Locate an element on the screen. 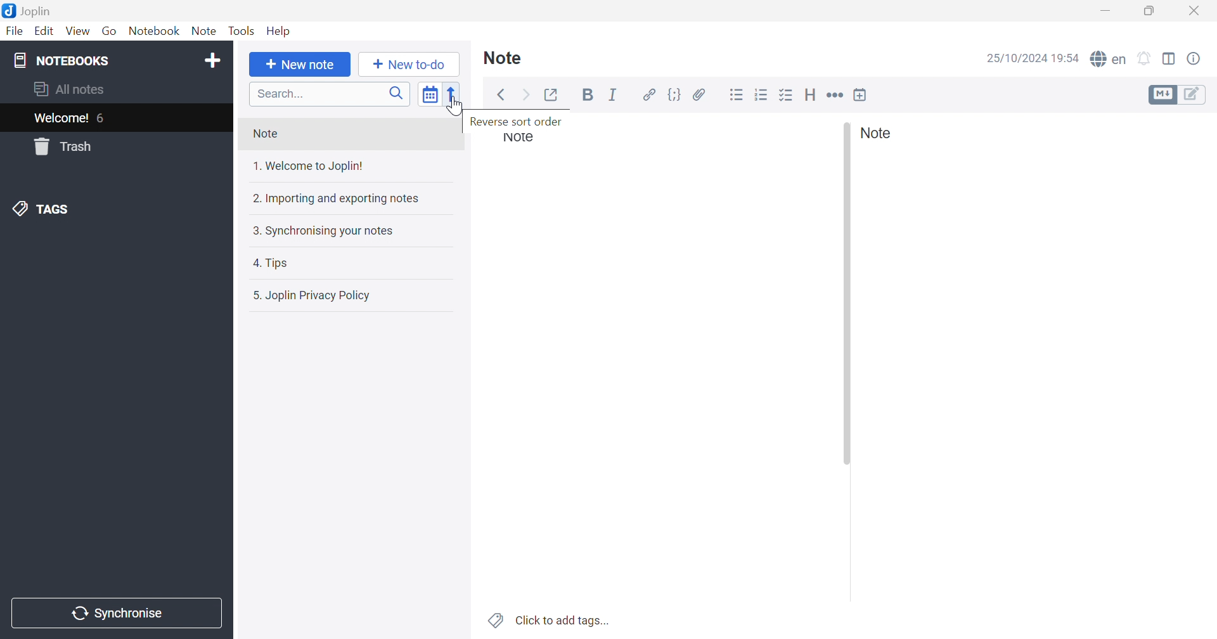 The height and width of the screenshot is (639, 1217). Toggle sort order field: updated date -> created date is located at coordinates (430, 97).